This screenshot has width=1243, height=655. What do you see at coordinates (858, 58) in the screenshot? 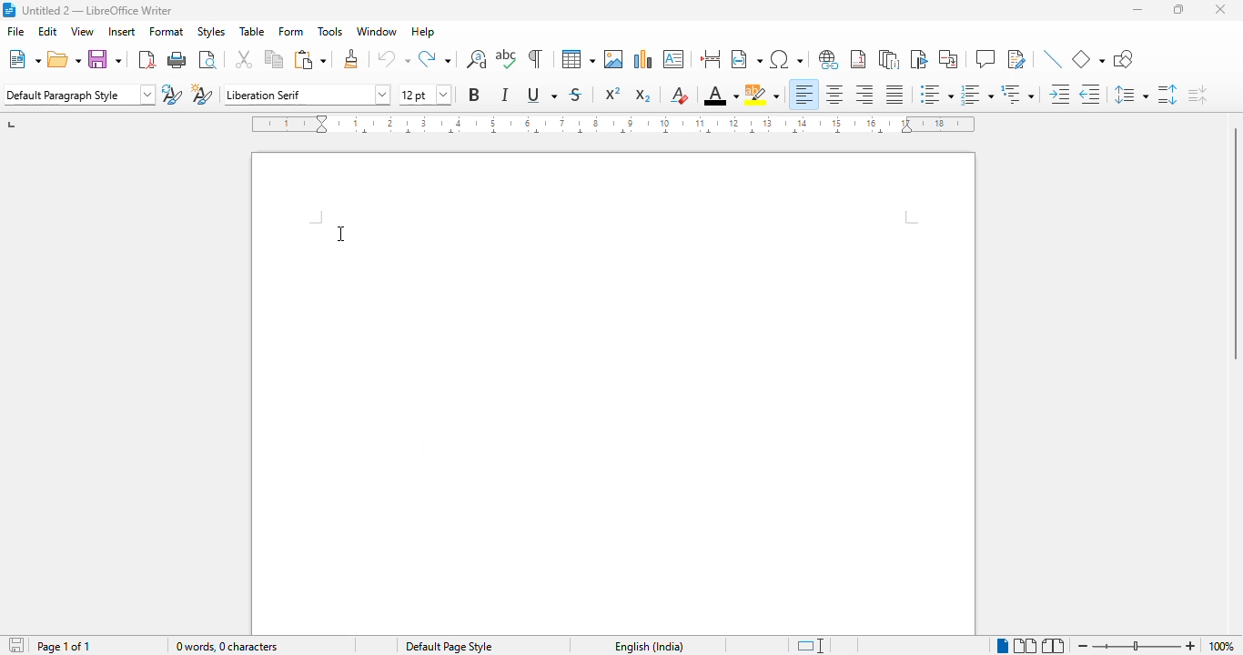
I see `insert footnote` at bounding box center [858, 58].